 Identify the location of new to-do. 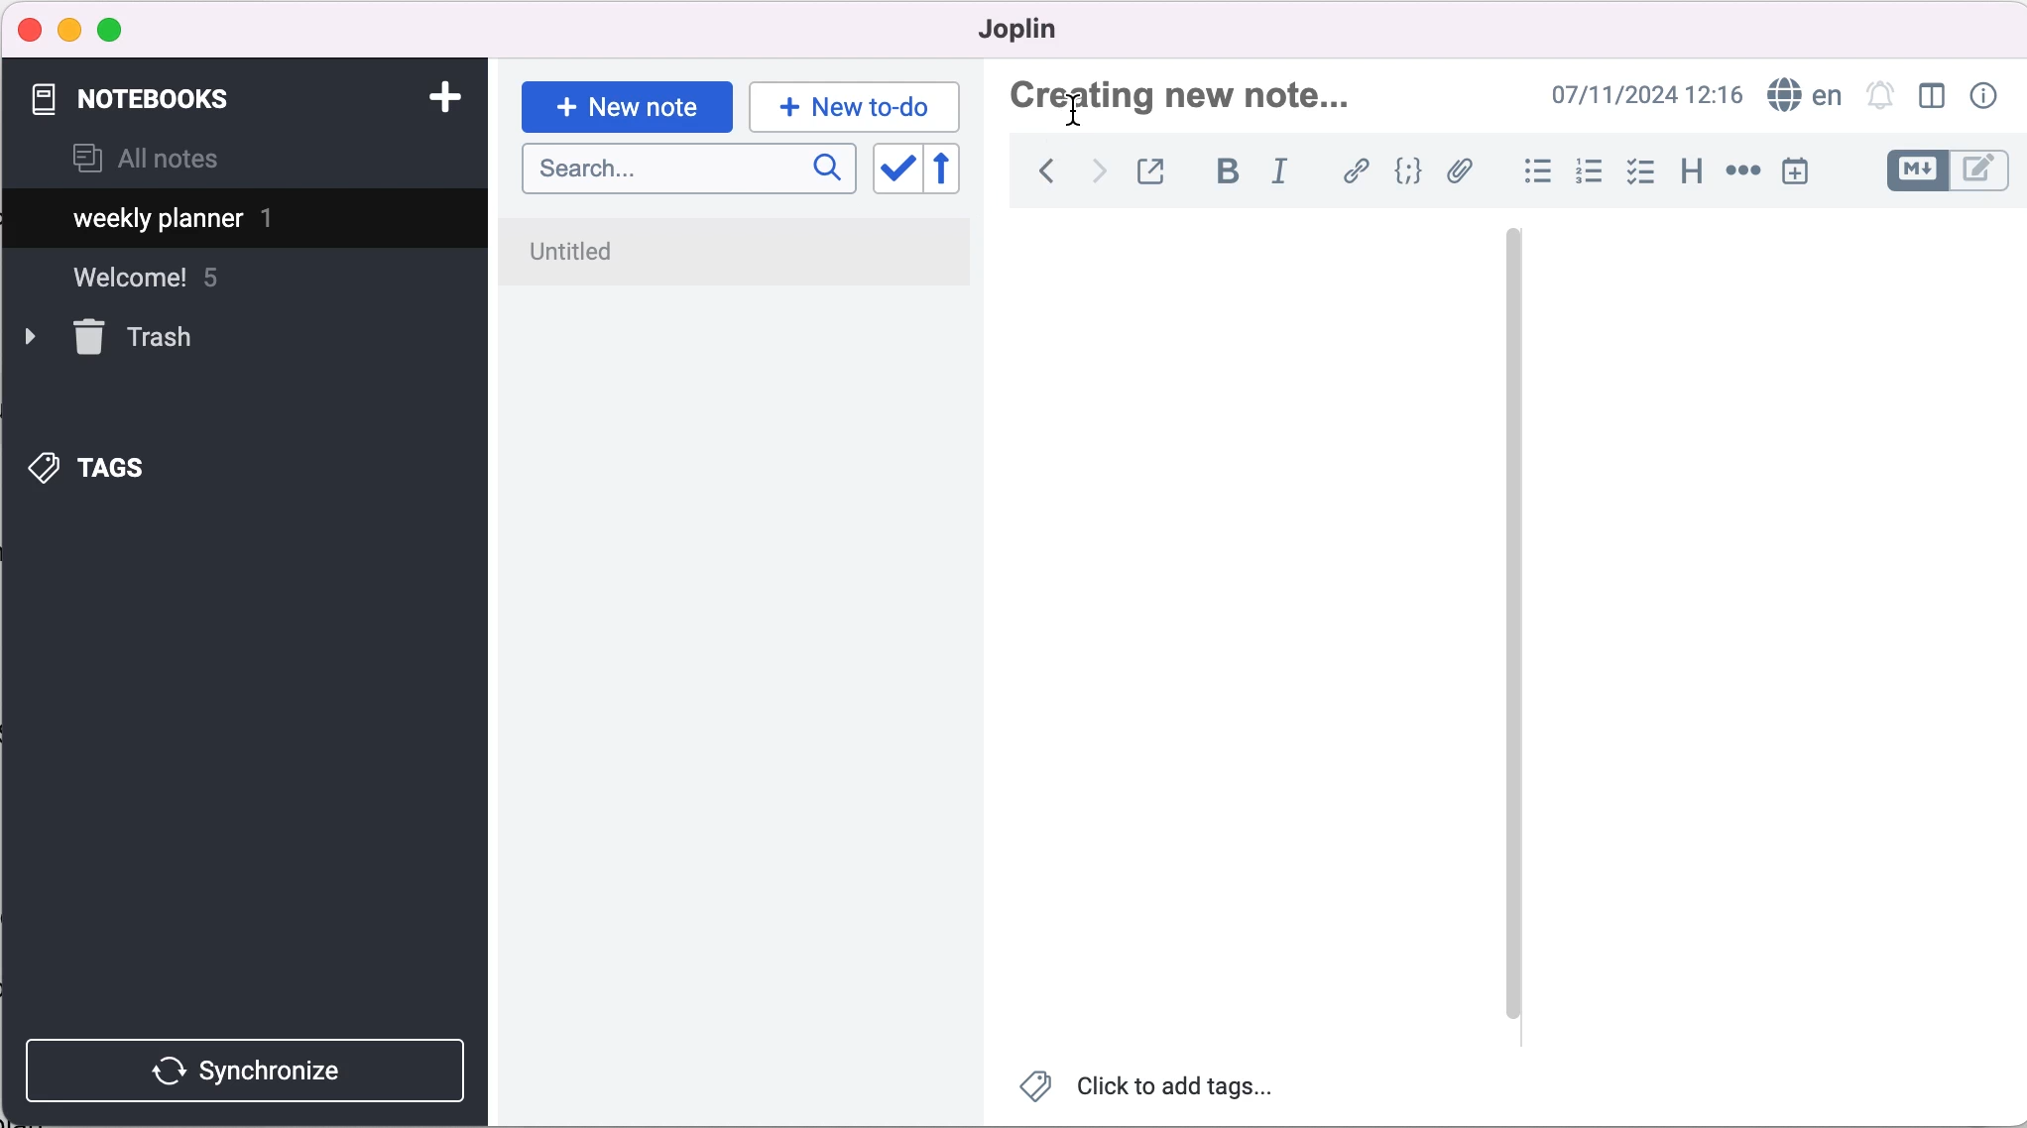
(851, 106).